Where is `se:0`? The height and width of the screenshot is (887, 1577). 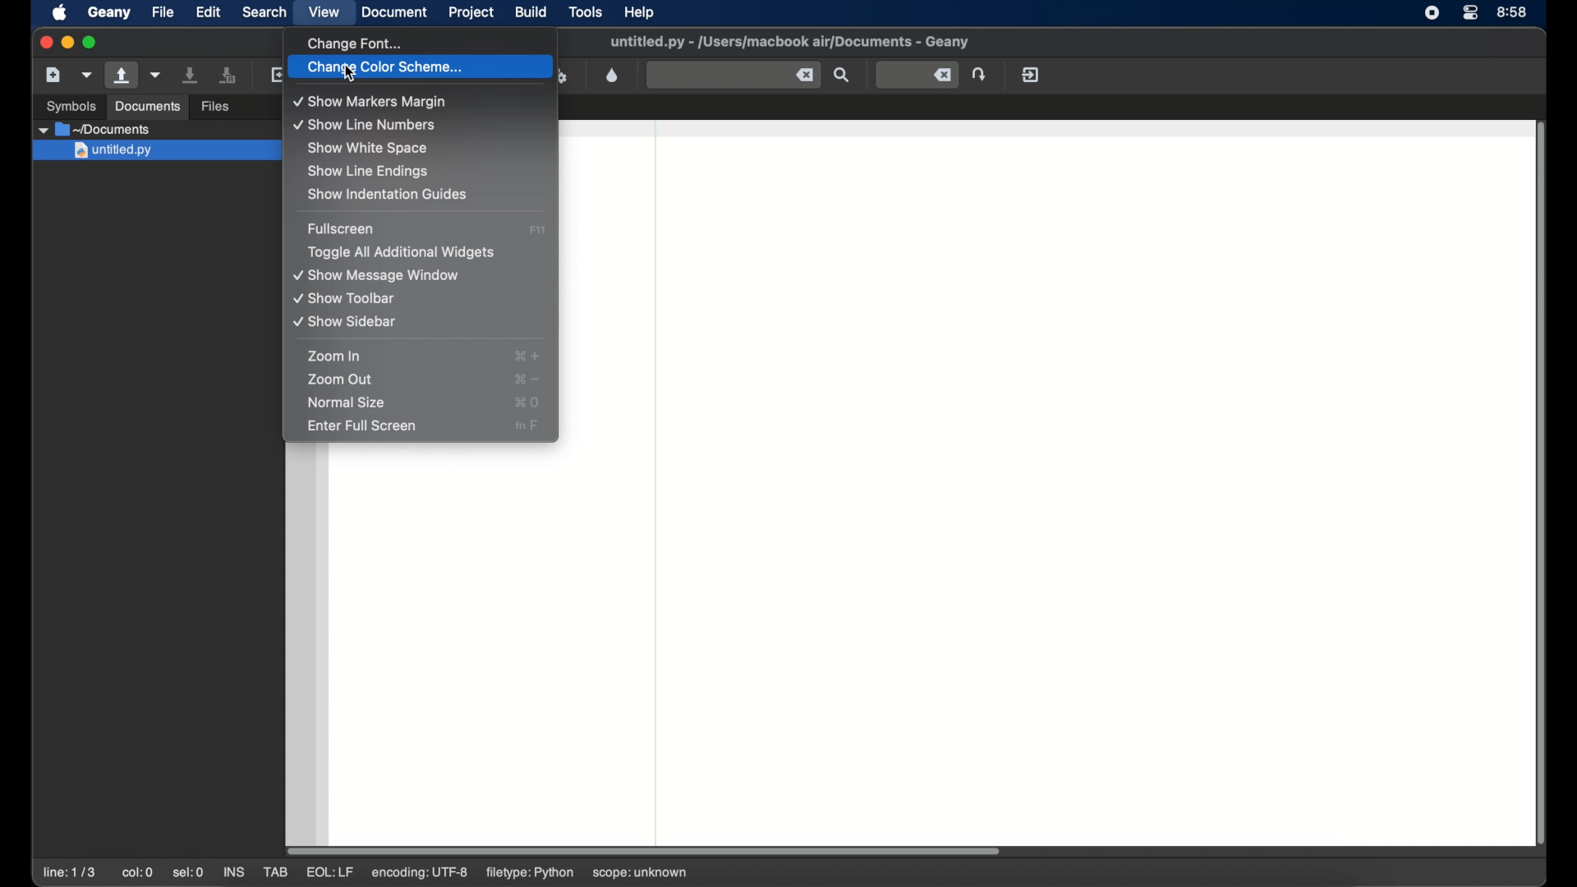 se:0 is located at coordinates (189, 871).